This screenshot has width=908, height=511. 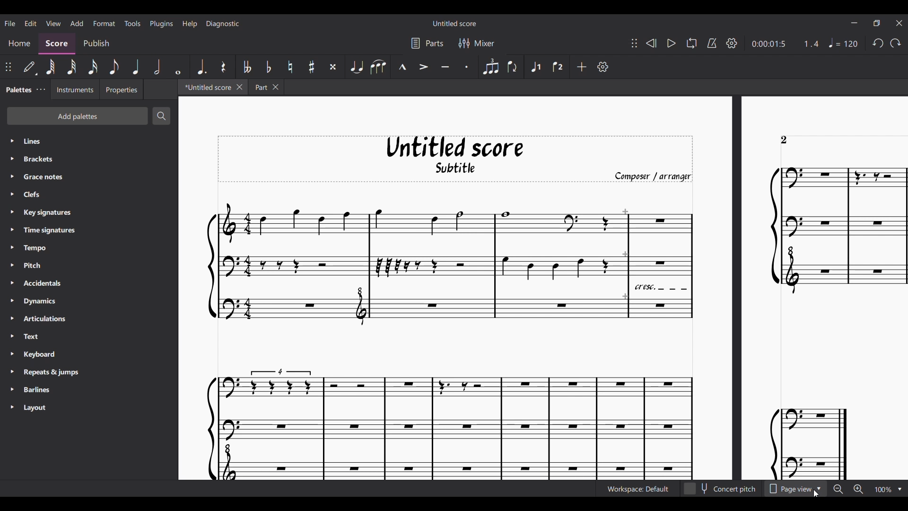 What do you see at coordinates (161, 116) in the screenshot?
I see `Search palette` at bounding box center [161, 116].